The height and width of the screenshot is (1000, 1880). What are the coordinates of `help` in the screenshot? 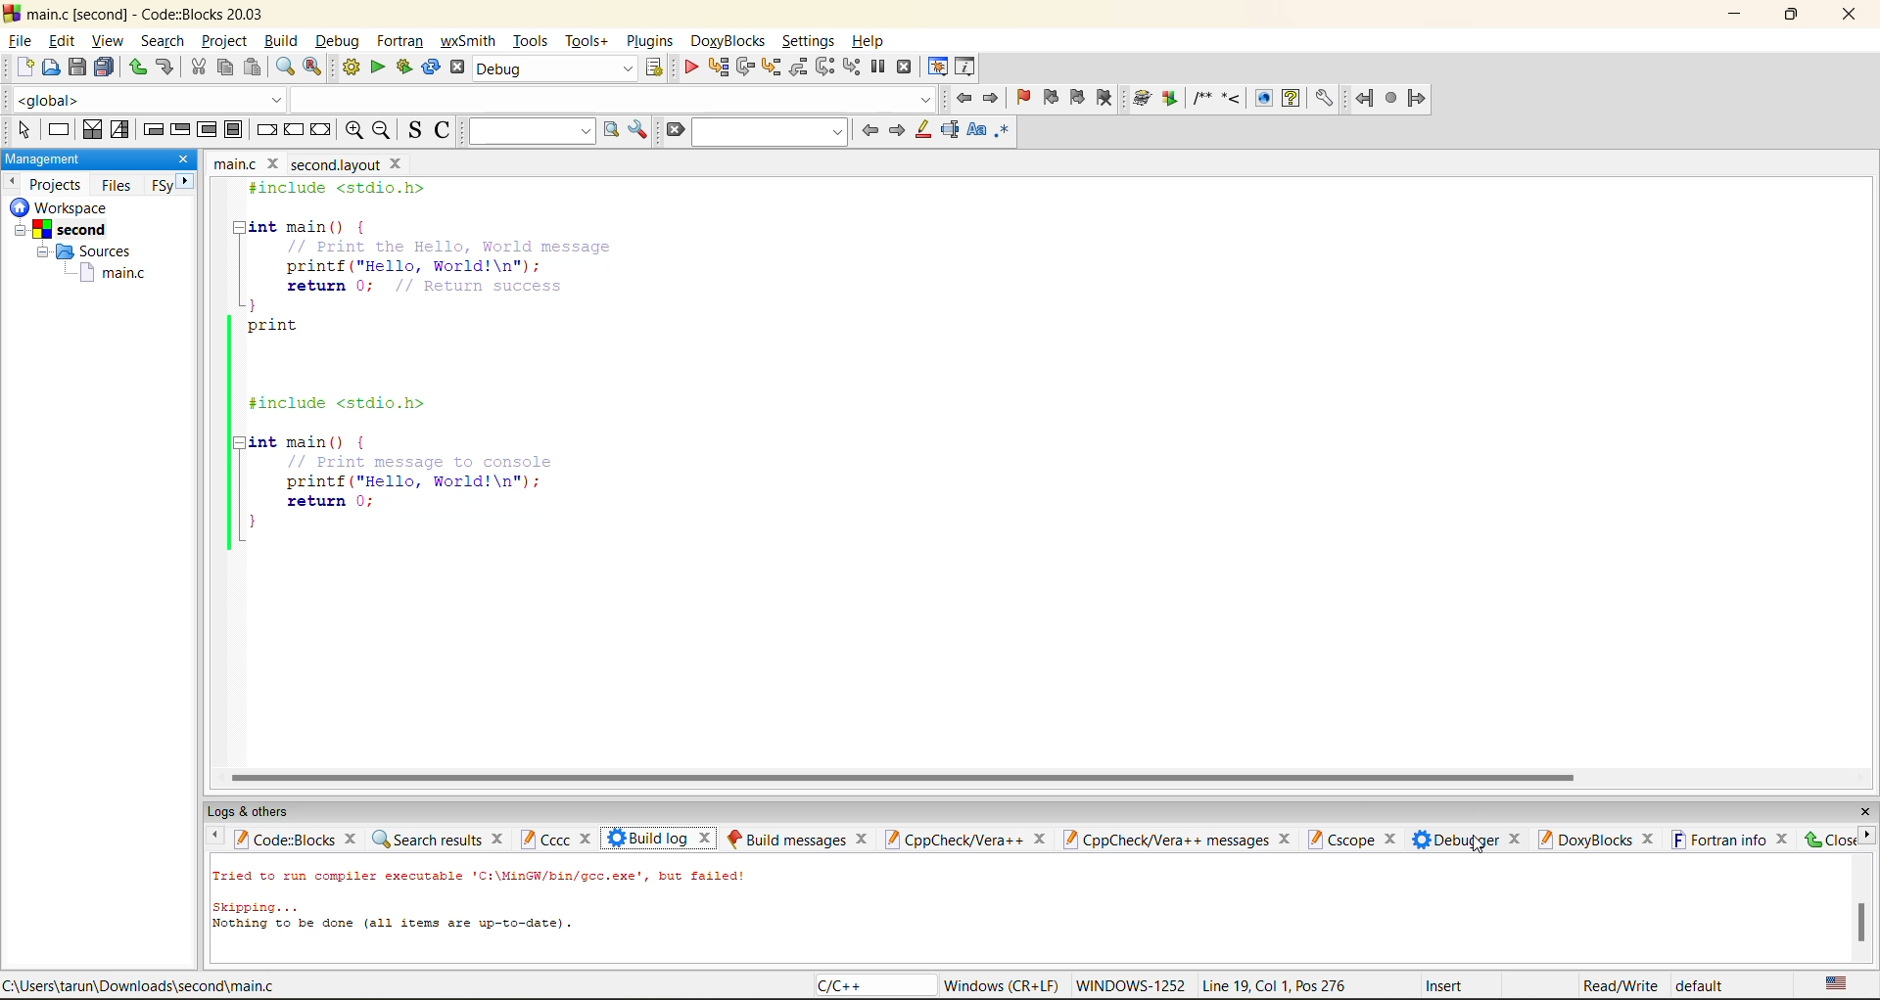 It's located at (873, 36).